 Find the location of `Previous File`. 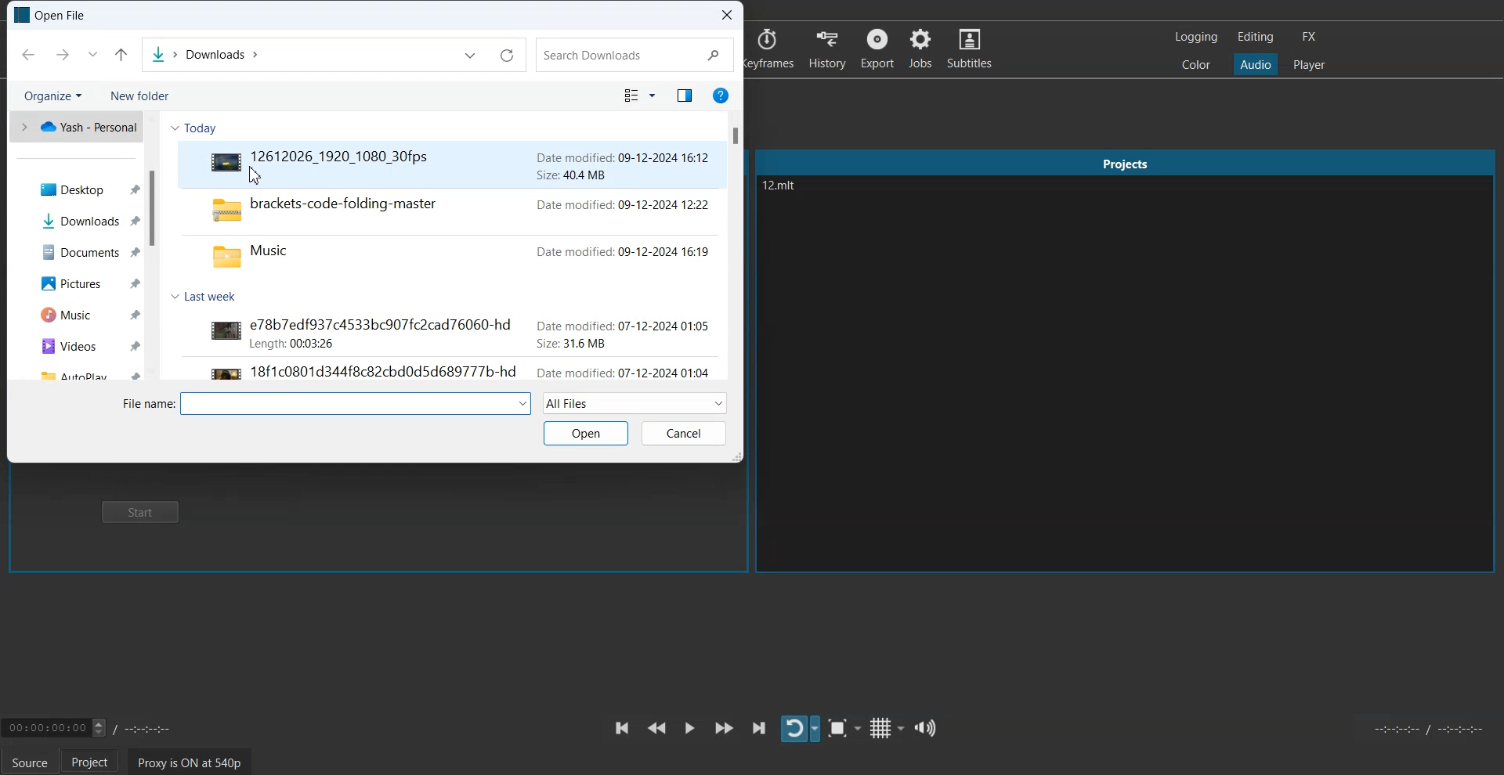

Previous File is located at coordinates (470, 56).